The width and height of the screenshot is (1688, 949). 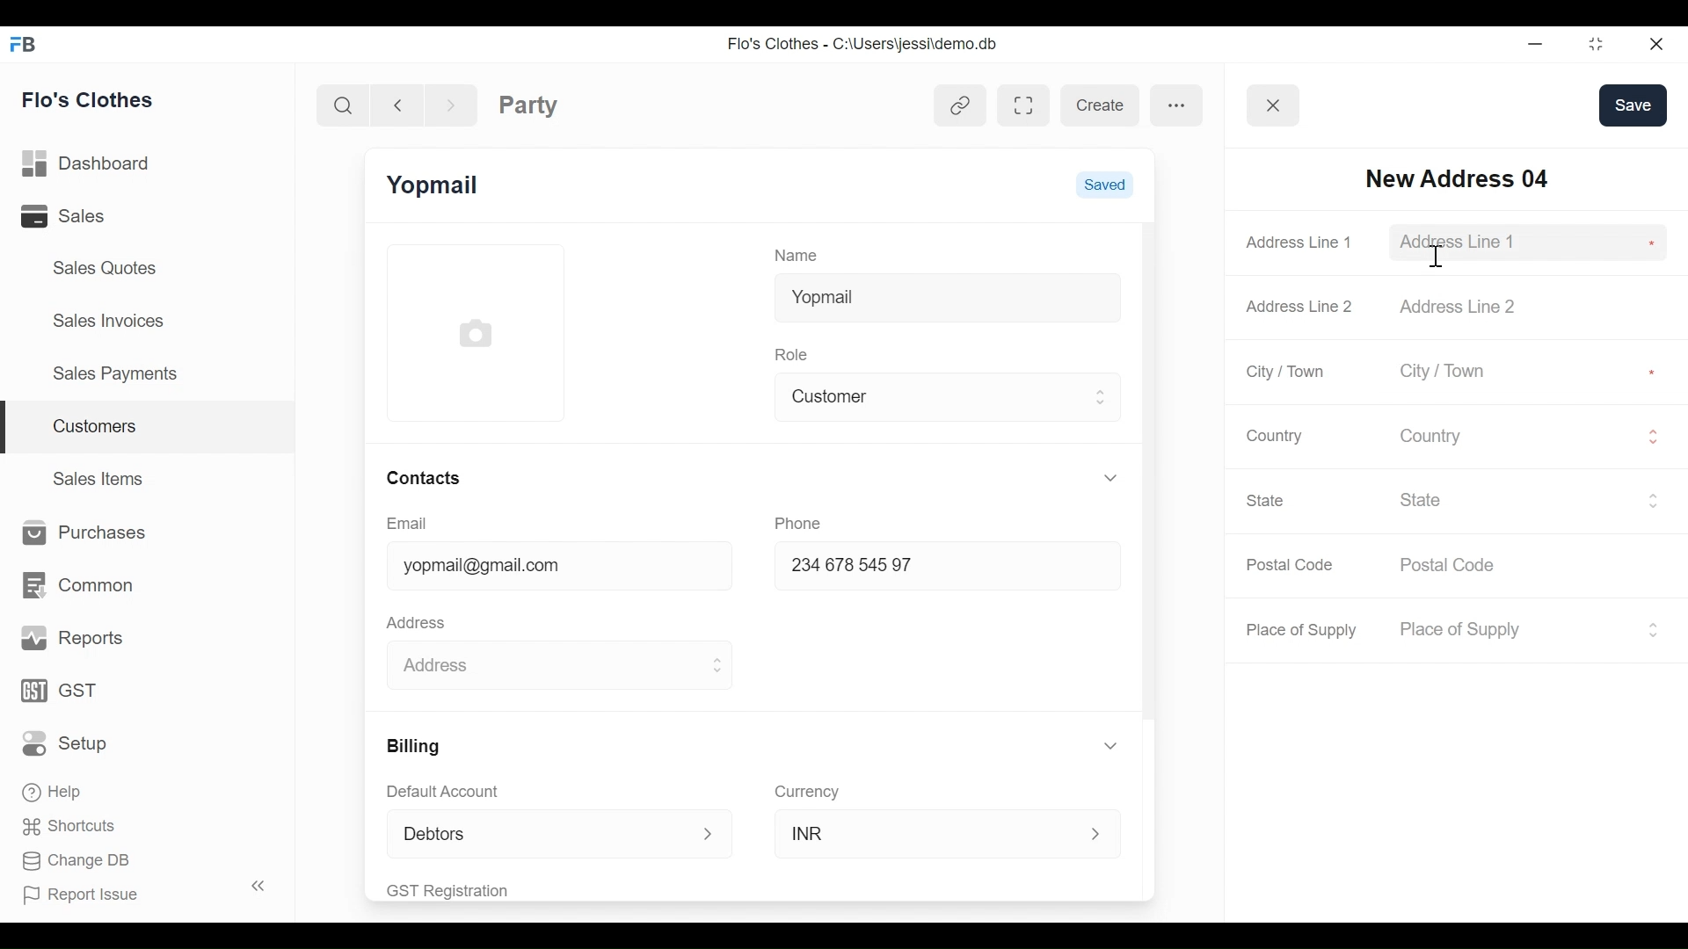 What do you see at coordinates (396, 104) in the screenshot?
I see `Navigate back` at bounding box center [396, 104].